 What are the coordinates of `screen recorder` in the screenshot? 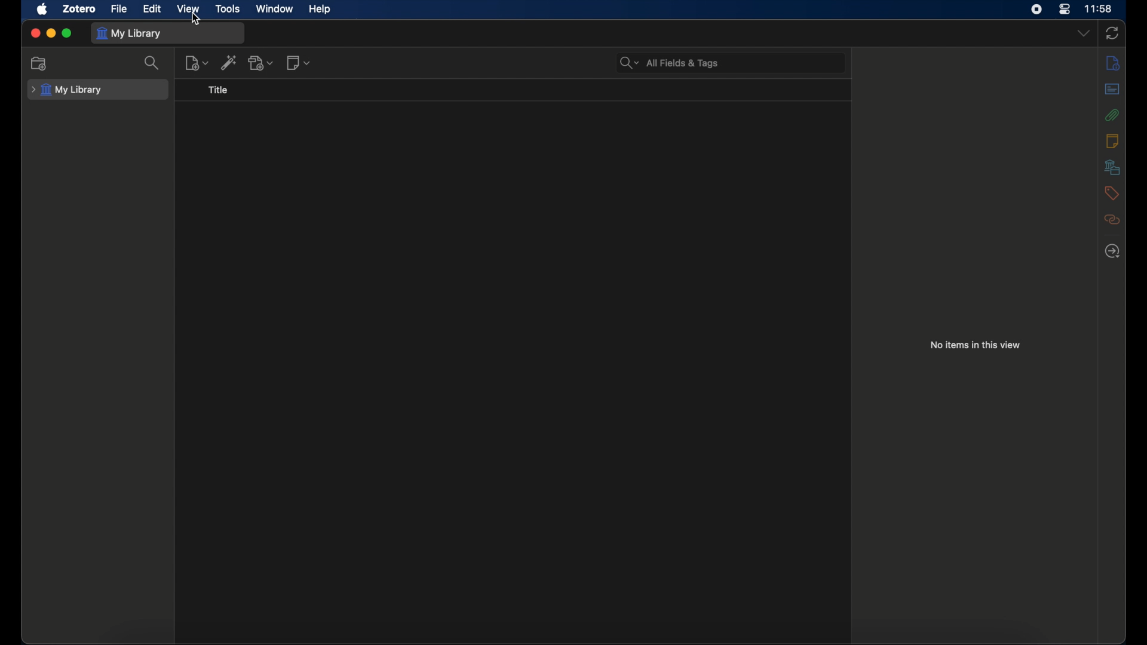 It's located at (1036, 9).